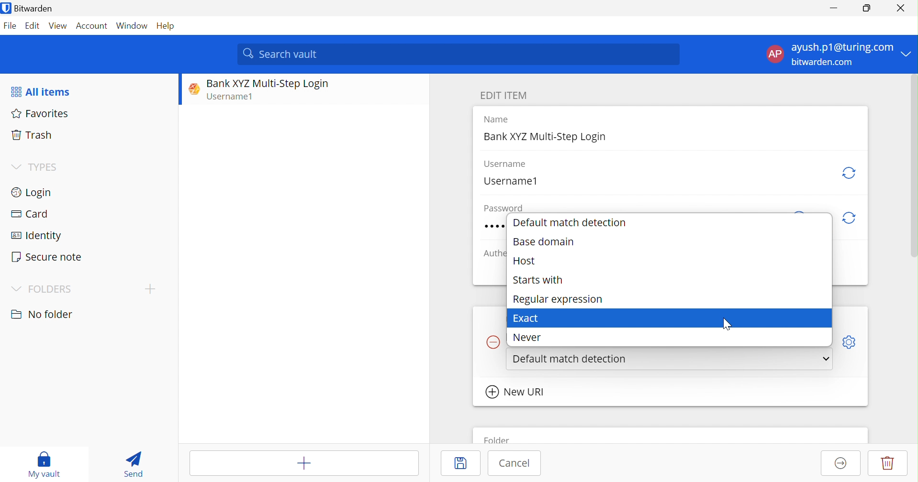 The width and height of the screenshot is (918, 482). I want to click on Drop Down, so click(825, 361).